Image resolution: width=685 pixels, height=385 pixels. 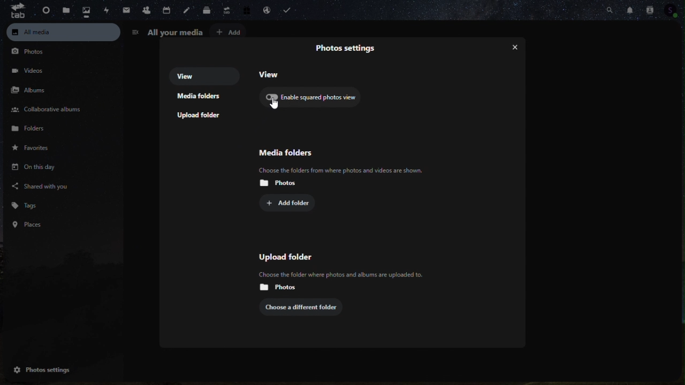 What do you see at coordinates (348, 50) in the screenshot?
I see `` at bounding box center [348, 50].